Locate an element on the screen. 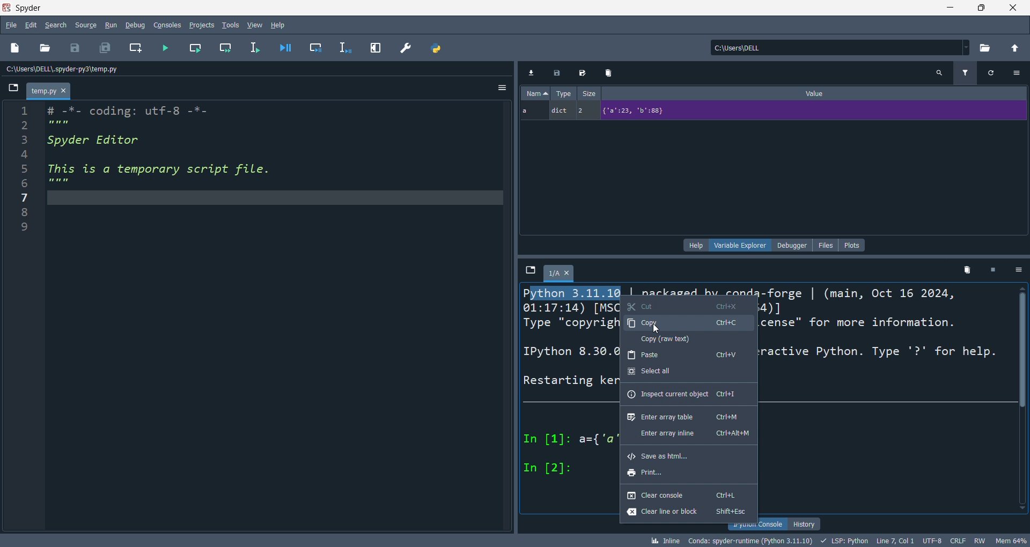 The height and width of the screenshot is (547, 1030). run is located at coordinates (114, 25).